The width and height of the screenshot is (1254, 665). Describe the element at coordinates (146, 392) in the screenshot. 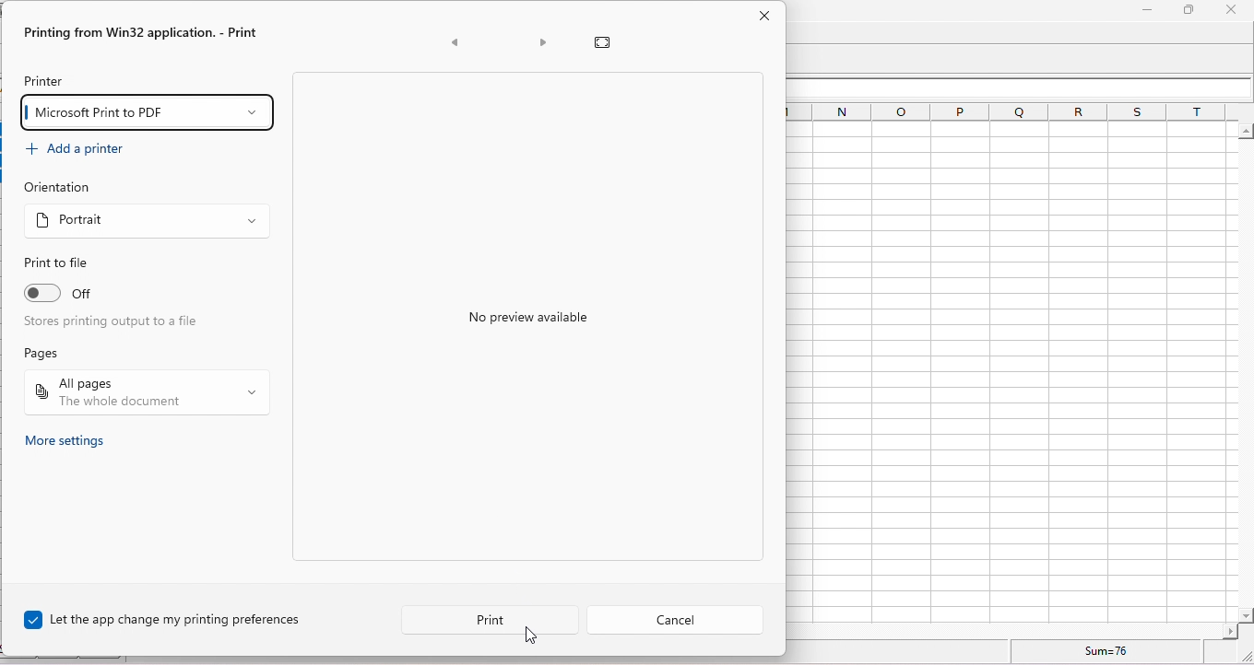

I see `all pages` at that location.